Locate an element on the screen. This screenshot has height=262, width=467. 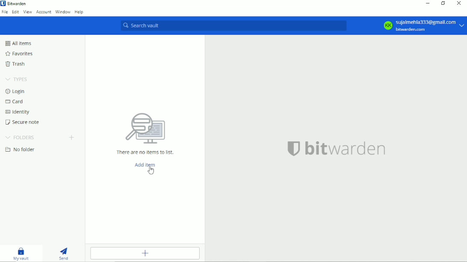
There are no items to list. is located at coordinates (146, 132).